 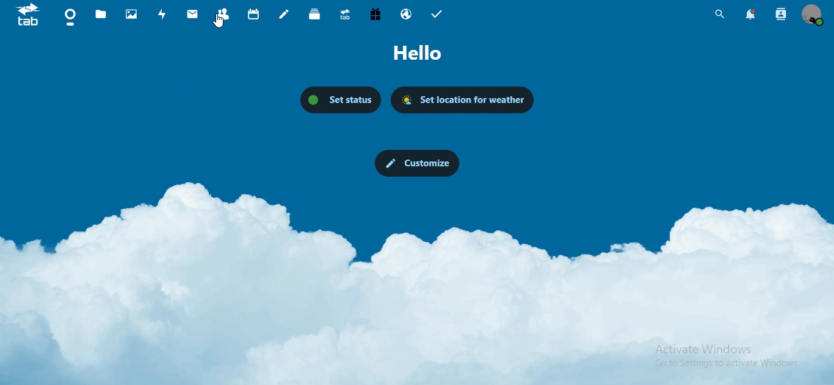 What do you see at coordinates (255, 15) in the screenshot?
I see `calendar` at bounding box center [255, 15].